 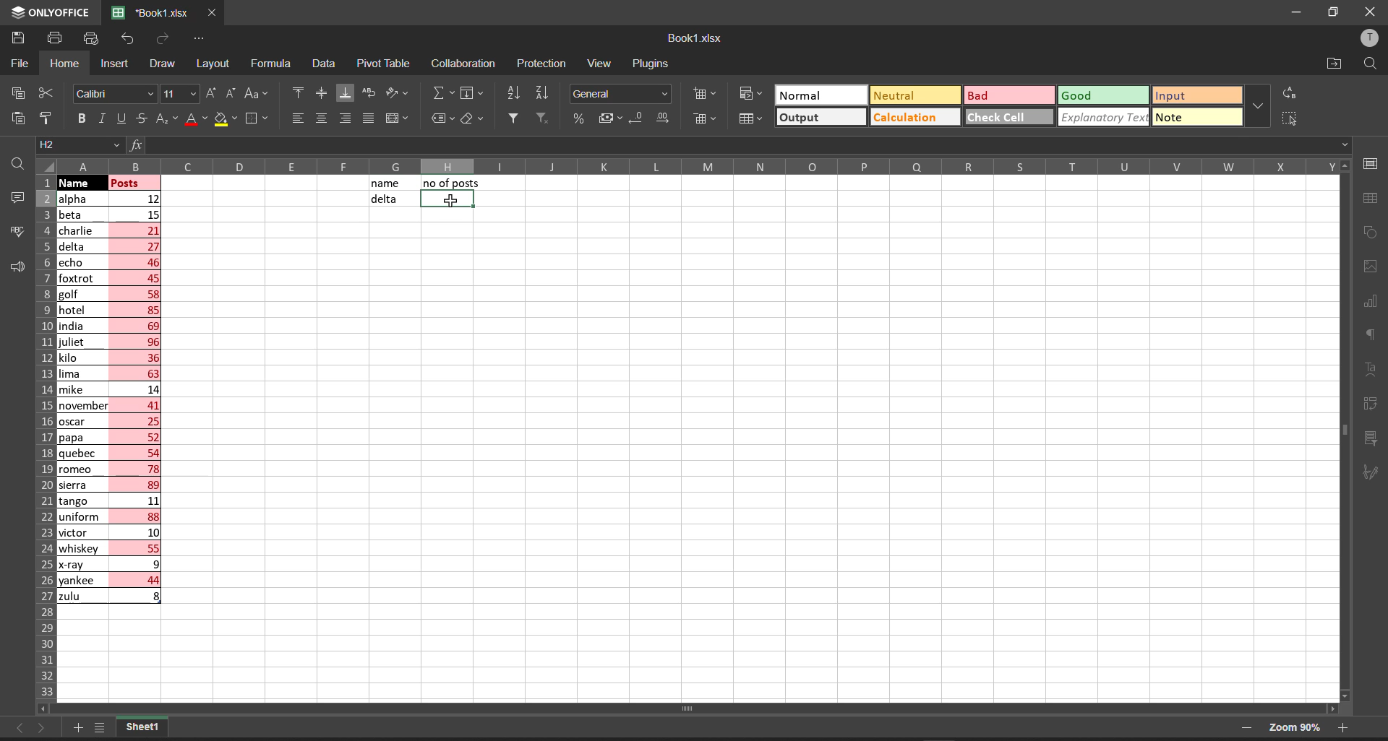 I want to click on output, so click(x=805, y=118).